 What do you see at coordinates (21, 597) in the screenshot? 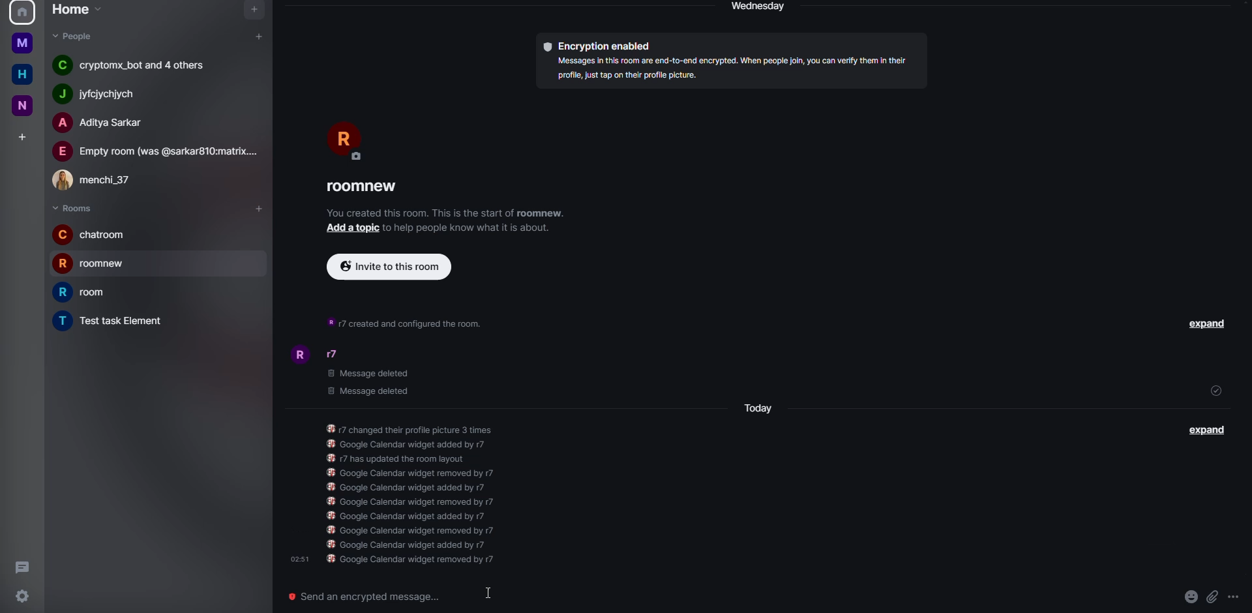
I see `settings` at bounding box center [21, 597].